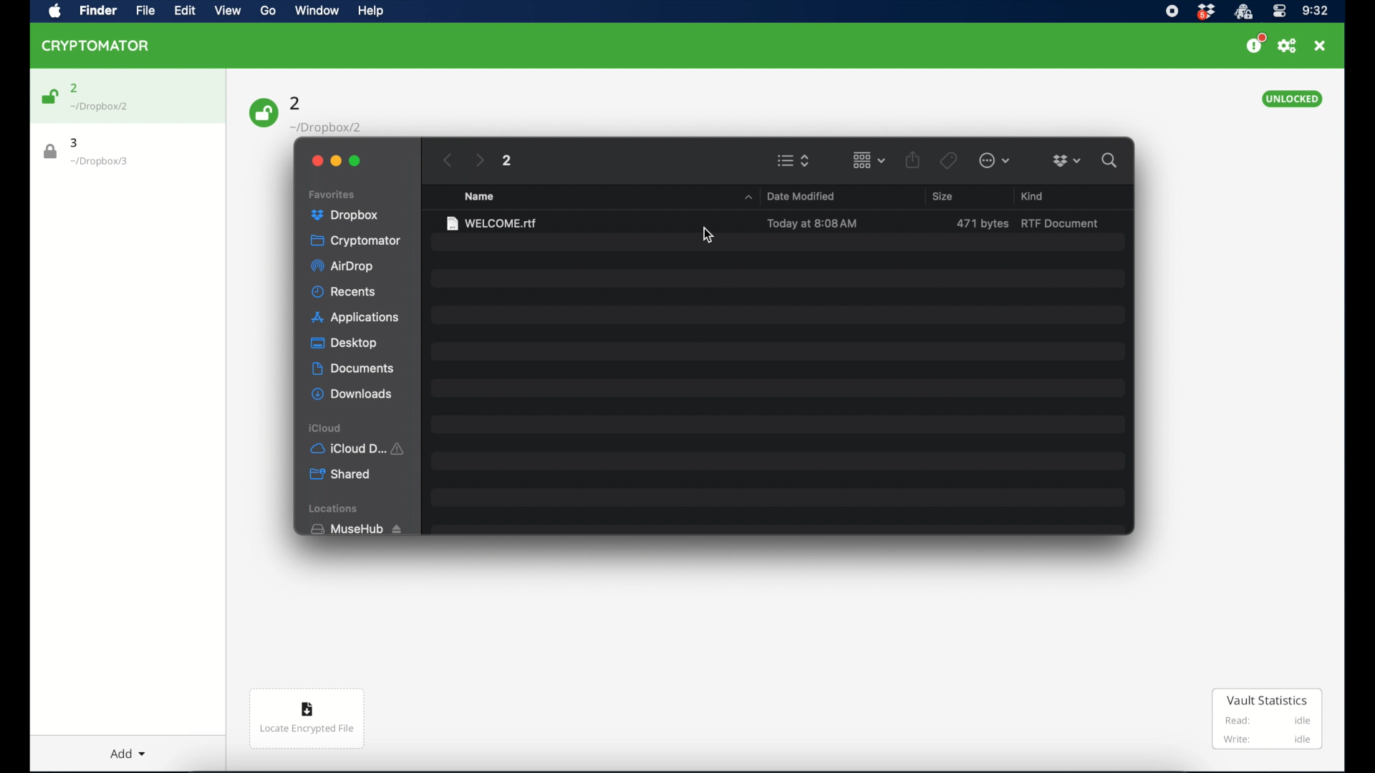 Image resolution: width=1375 pixels, height=773 pixels. Describe the element at coordinates (1268, 720) in the screenshot. I see `vault statistics` at that location.